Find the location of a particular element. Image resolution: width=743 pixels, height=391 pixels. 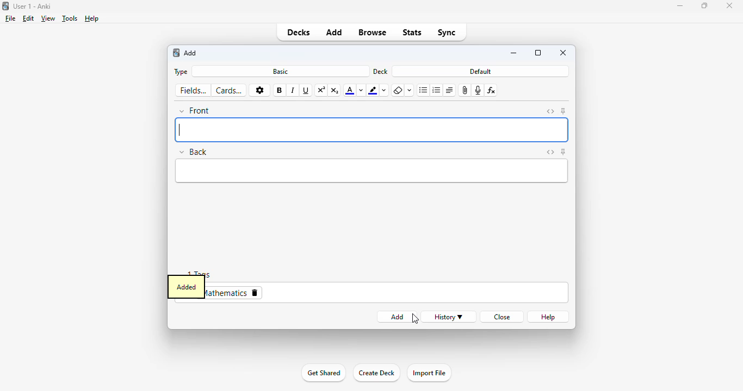

mathematics is located at coordinates (227, 293).